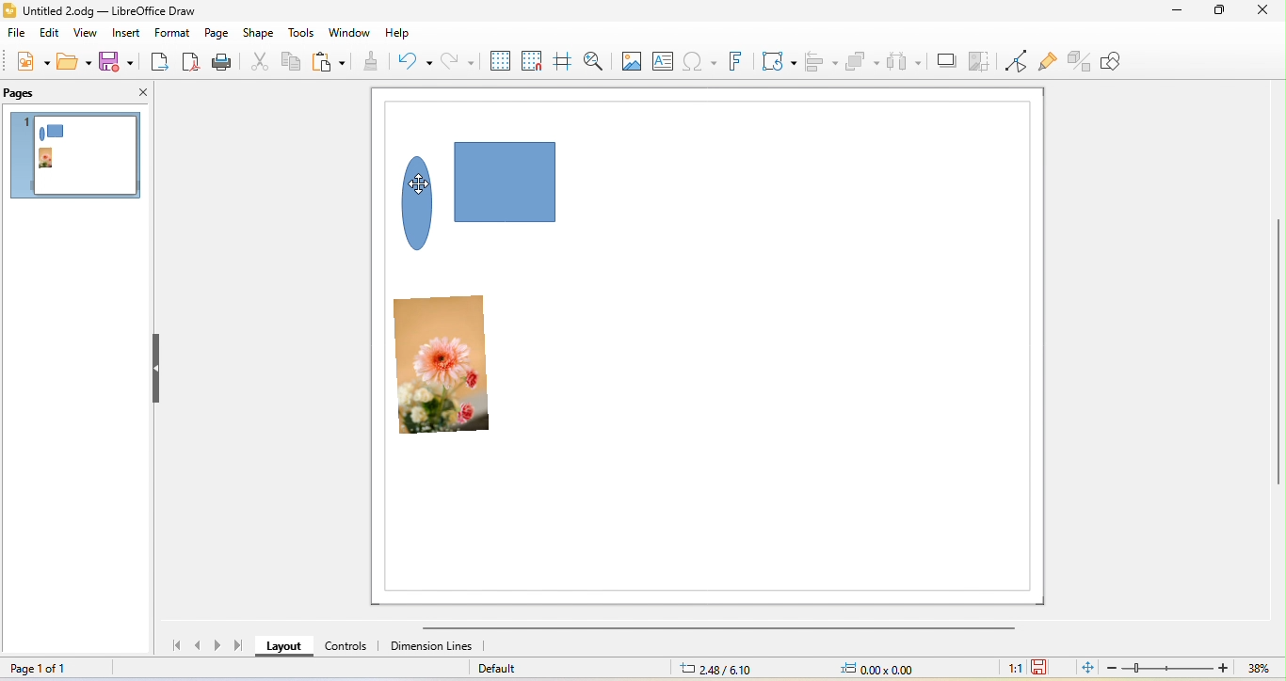 This screenshot has height=681, width=1286. I want to click on insert, so click(127, 35).